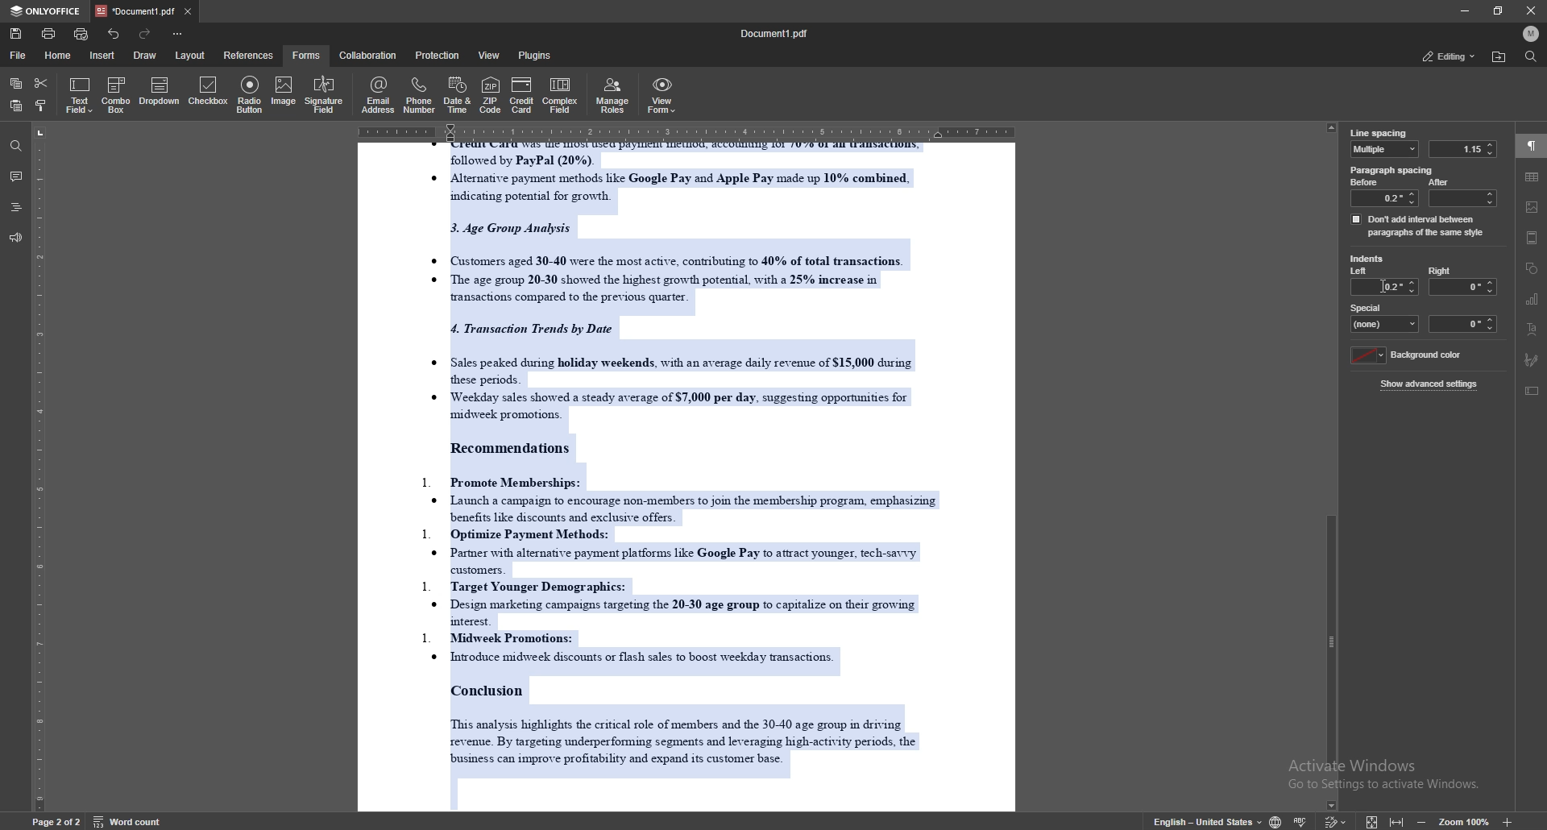 The image size is (1547, 830). I want to click on email address, so click(379, 94).